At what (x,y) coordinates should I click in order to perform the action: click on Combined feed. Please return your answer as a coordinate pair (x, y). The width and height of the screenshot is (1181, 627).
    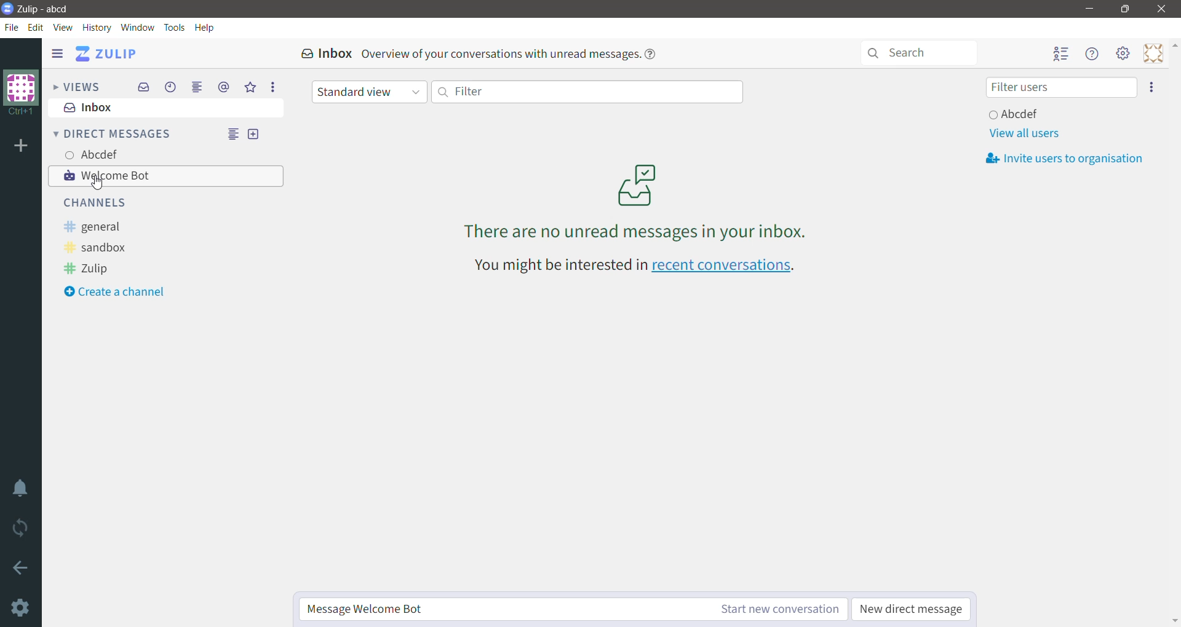
    Looking at the image, I should click on (197, 87).